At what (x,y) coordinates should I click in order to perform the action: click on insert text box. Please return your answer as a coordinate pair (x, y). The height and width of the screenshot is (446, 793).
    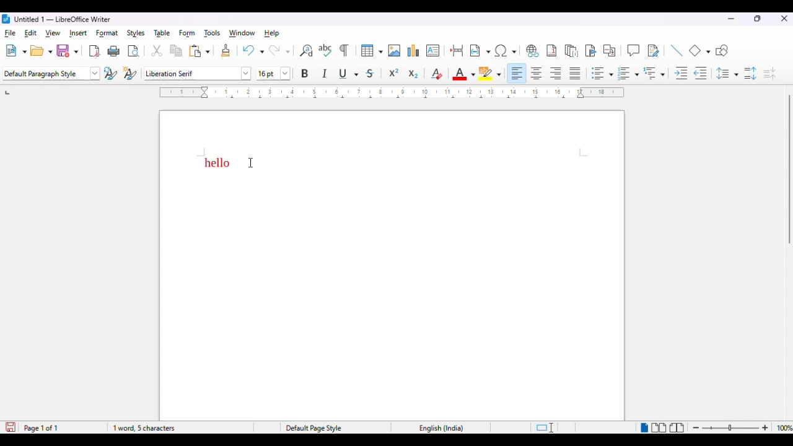
    Looking at the image, I should click on (432, 50).